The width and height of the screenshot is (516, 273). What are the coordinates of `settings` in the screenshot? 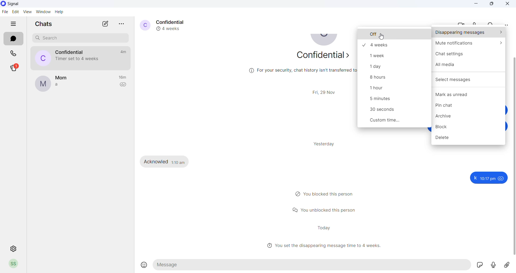 It's located at (14, 249).